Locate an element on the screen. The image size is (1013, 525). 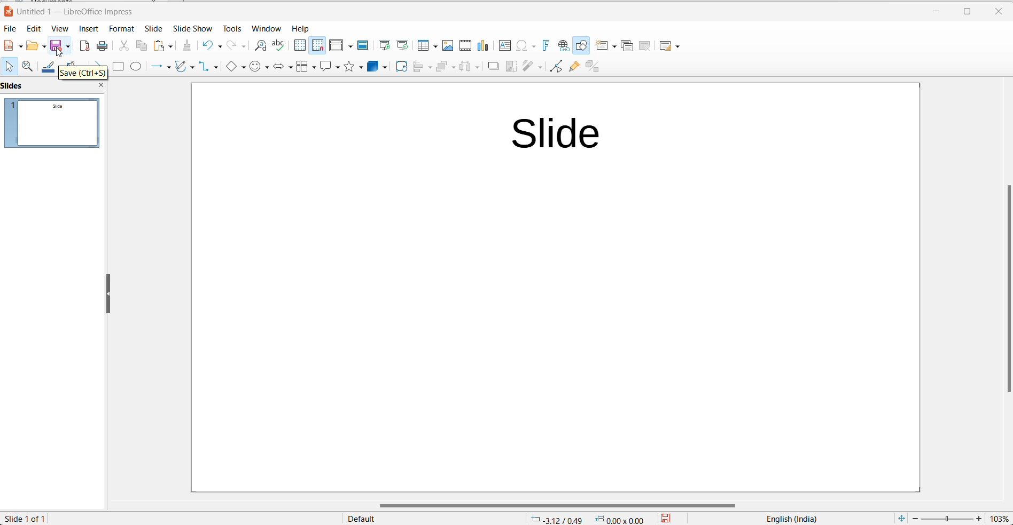
Snap to grid is located at coordinates (316, 45).